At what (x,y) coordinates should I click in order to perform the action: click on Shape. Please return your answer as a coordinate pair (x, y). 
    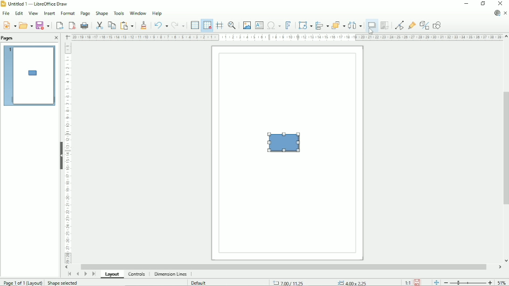
    Looking at the image, I should click on (285, 143).